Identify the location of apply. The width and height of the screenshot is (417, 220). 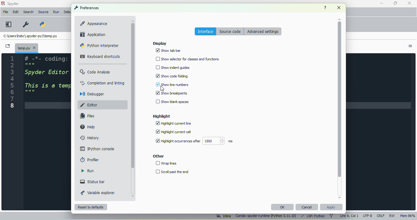
(331, 207).